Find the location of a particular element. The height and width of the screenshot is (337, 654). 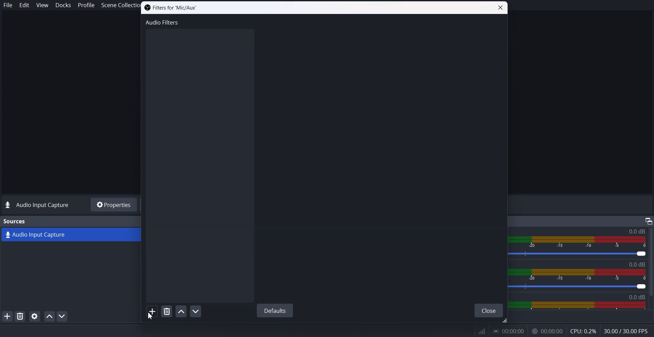

Move filter up is located at coordinates (181, 311).